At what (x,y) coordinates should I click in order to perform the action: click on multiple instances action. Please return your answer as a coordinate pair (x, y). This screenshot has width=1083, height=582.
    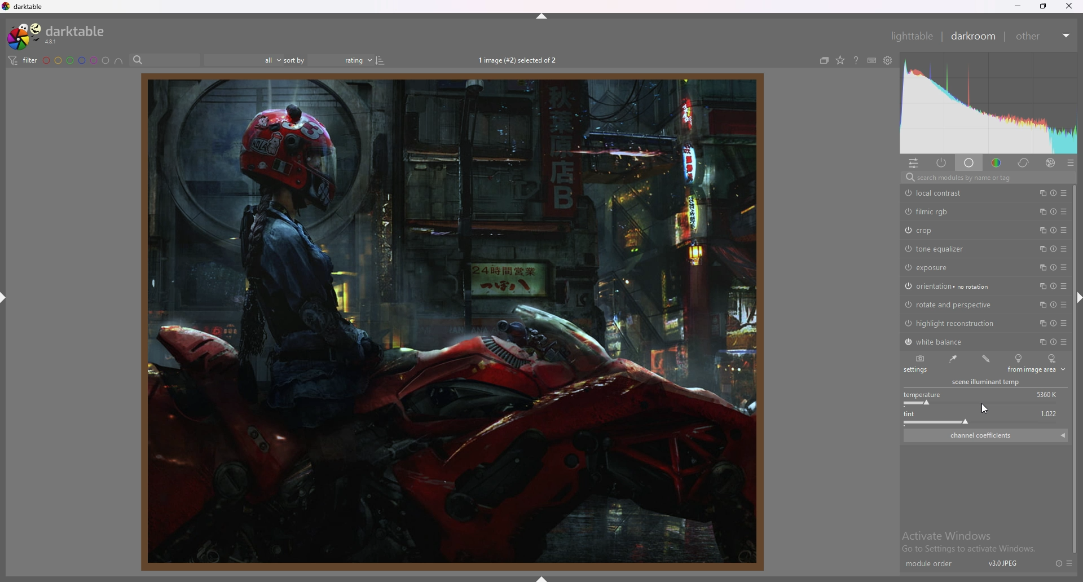
    Looking at the image, I should click on (1040, 268).